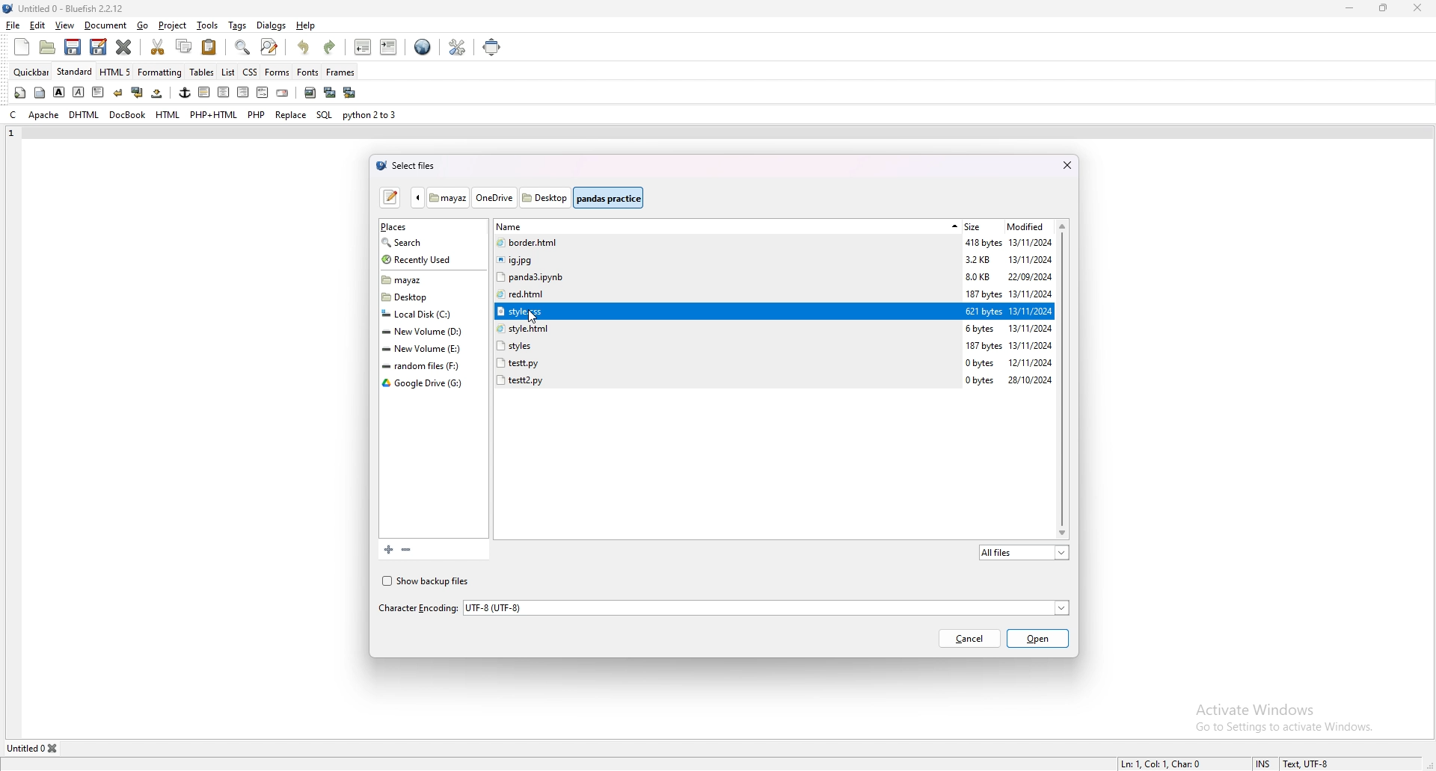 This screenshot has height=771, width=1436. I want to click on show find bar, so click(244, 47).